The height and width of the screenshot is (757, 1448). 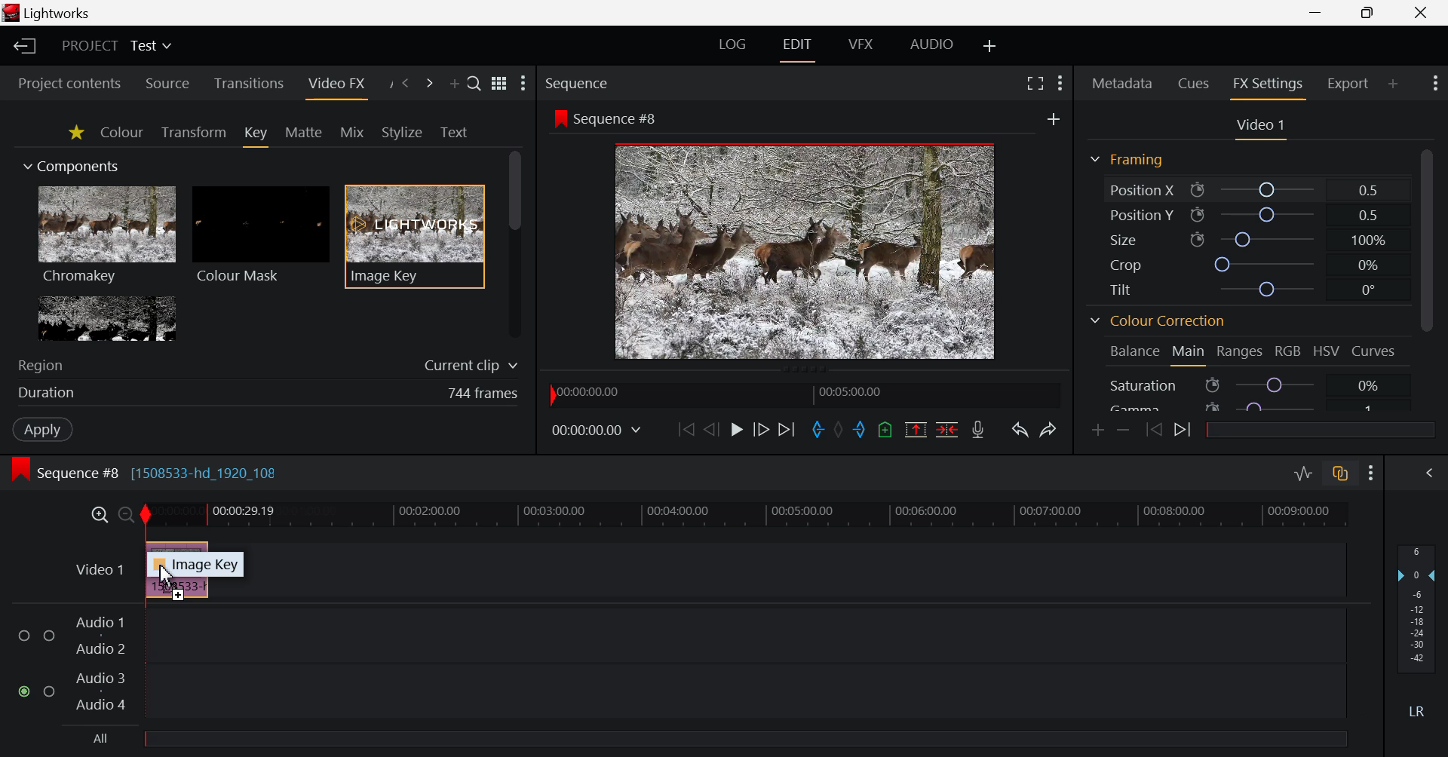 What do you see at coordinates (78, 164) in the screenshot?
I see `Components Section` at bounding box center [78, 164].